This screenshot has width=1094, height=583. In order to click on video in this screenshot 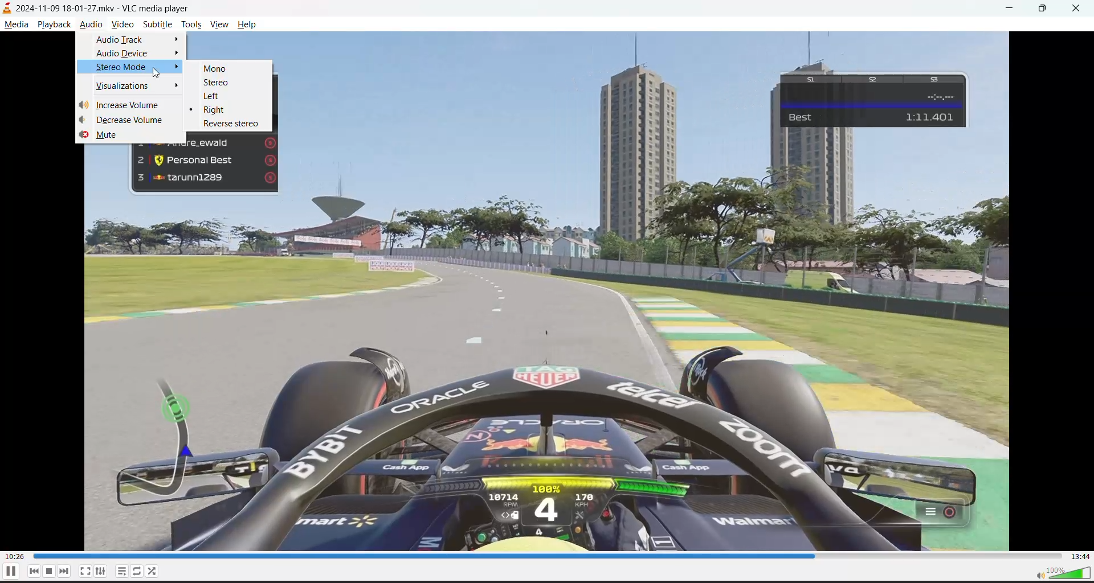, I will do `click(123, 25)`.